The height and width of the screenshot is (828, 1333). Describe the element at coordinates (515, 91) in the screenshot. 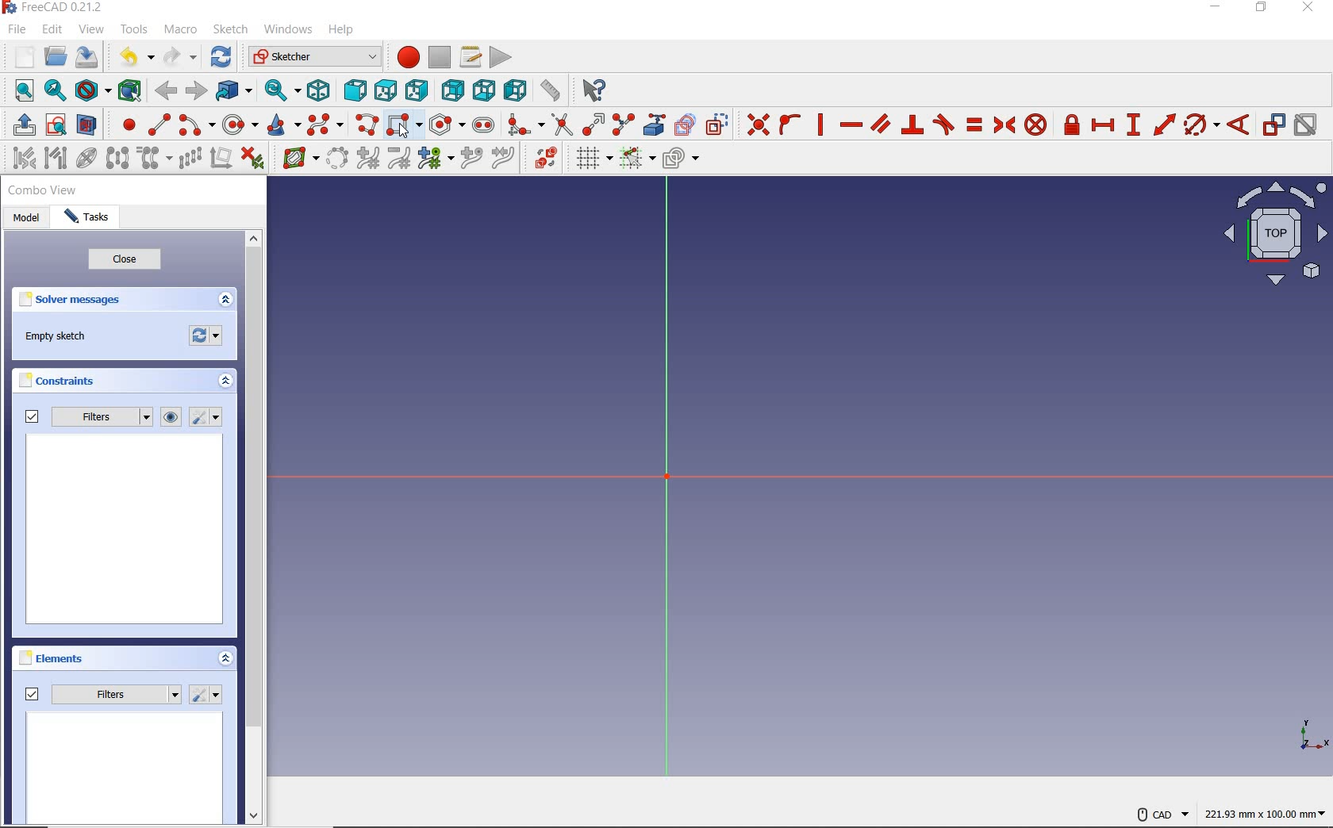

I see `left` at that location.